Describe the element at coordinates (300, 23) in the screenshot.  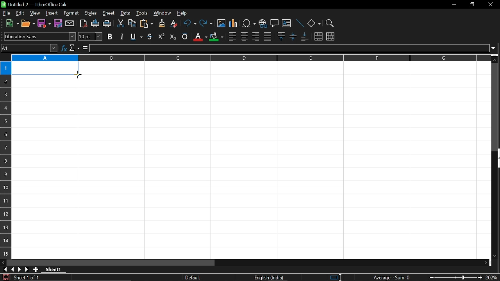
I see `line` at that location.